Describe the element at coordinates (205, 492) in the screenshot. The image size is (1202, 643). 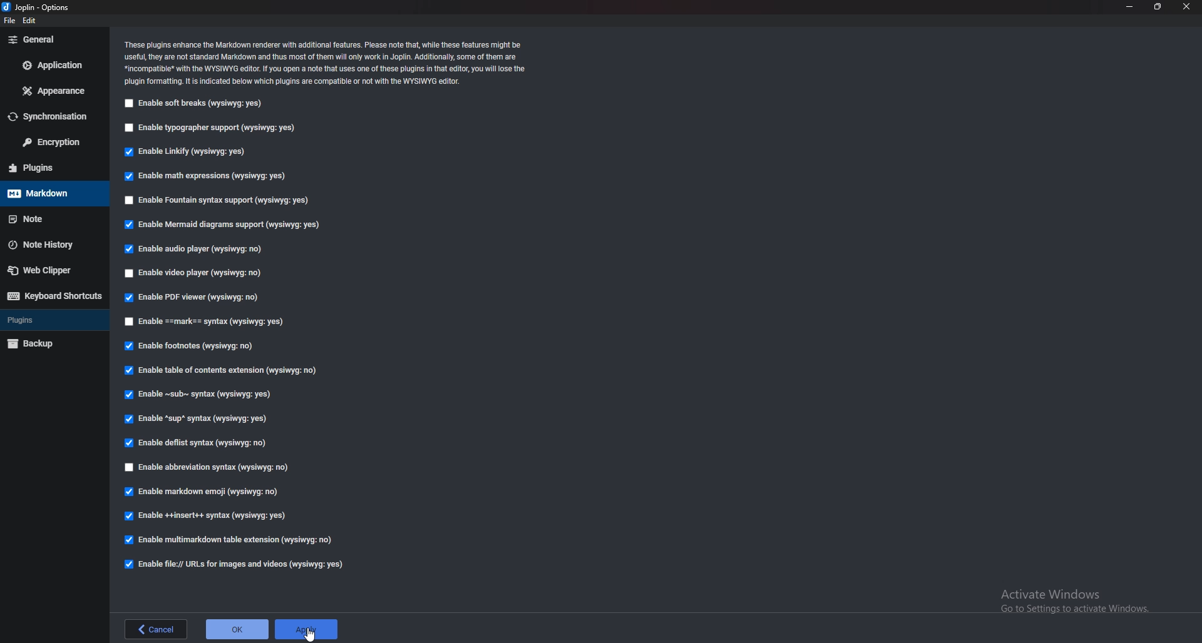
I see `Enable markdown emoji` at that location.